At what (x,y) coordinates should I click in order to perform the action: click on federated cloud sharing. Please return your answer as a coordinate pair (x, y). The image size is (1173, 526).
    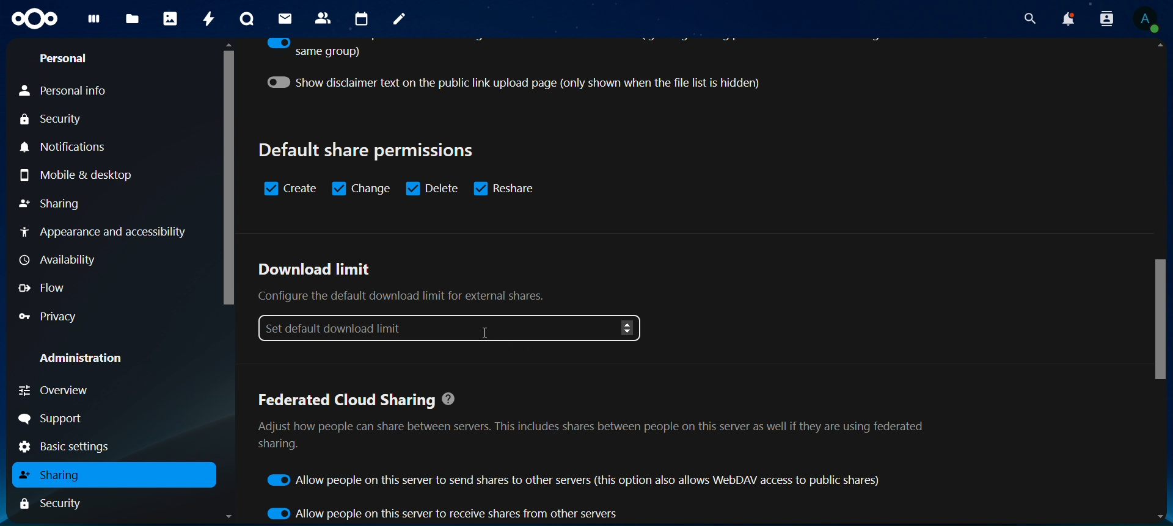
    Looking at the image, I should click on (593, 426).